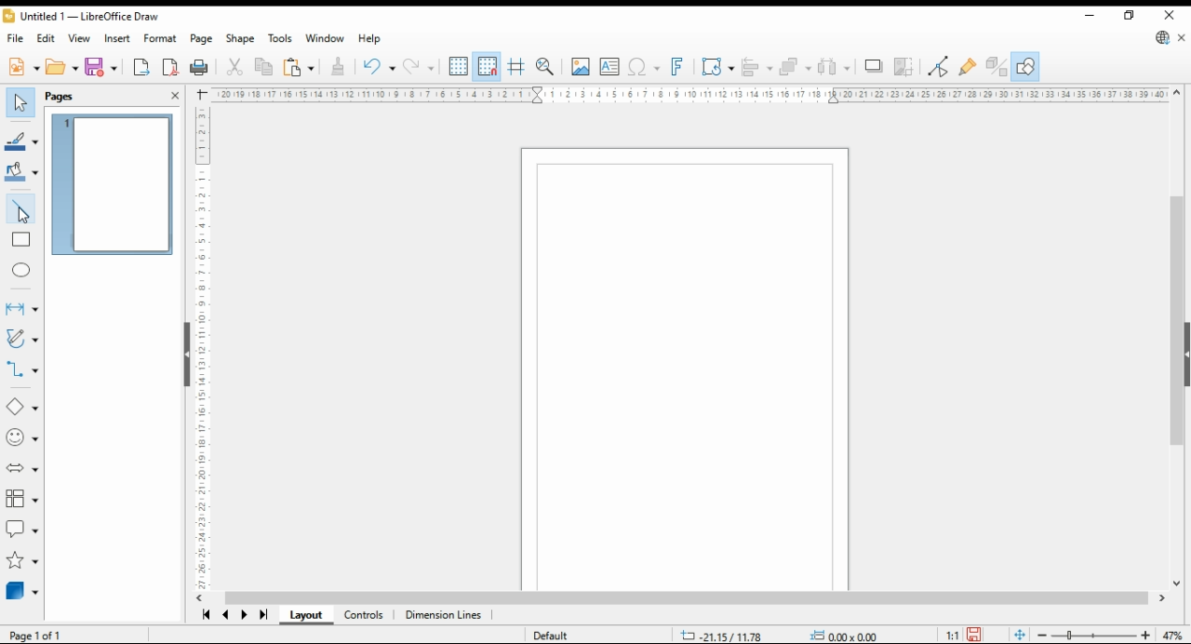 The height and width of the screenshot is (644, 1191). I want to click on export, so click(142, 68).